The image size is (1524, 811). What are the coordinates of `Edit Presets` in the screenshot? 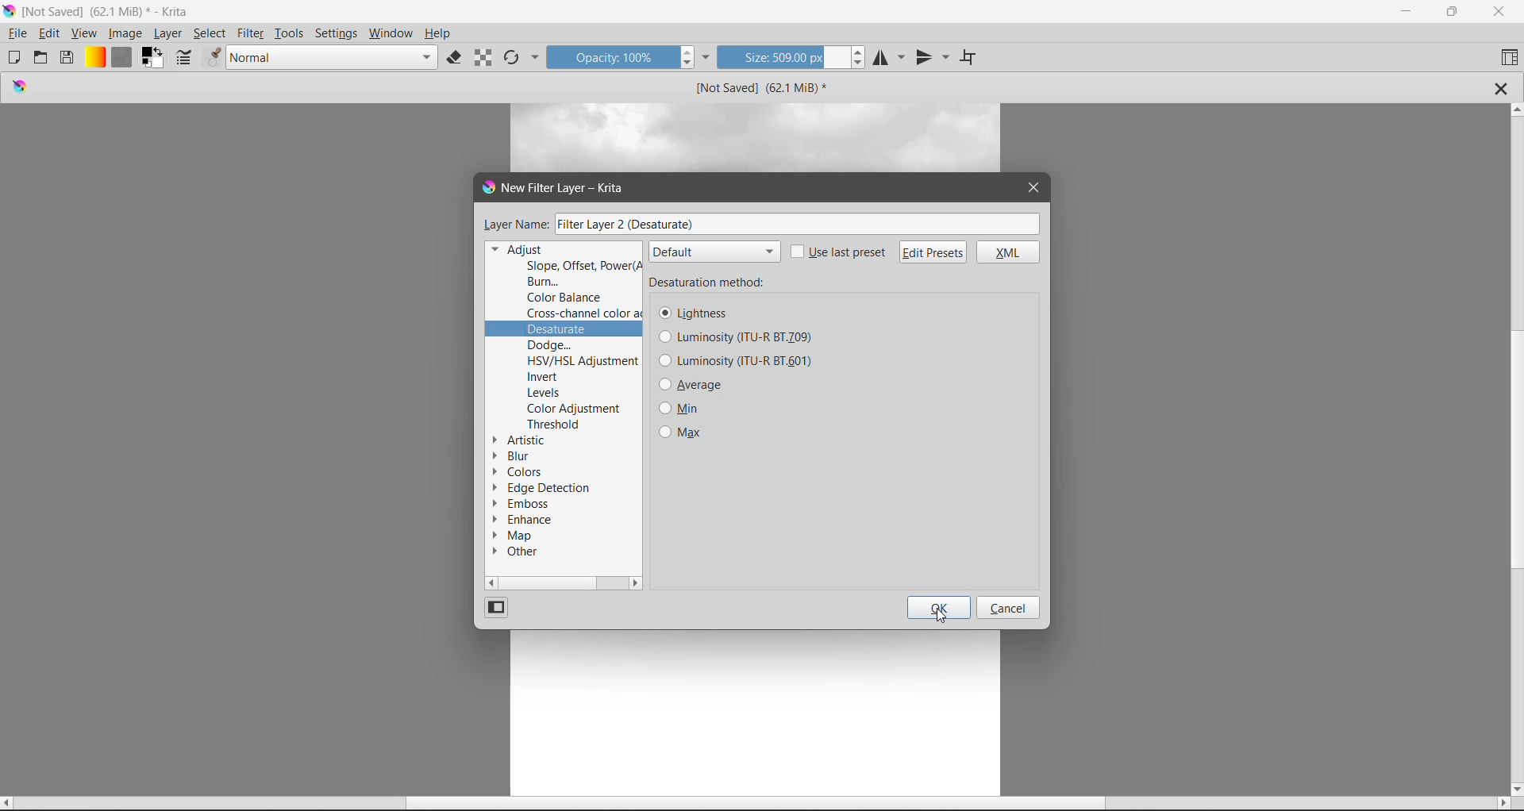 It's located at (935, 252).